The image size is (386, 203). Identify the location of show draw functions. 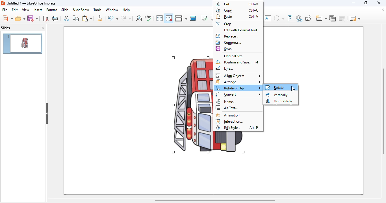
(309, 18).